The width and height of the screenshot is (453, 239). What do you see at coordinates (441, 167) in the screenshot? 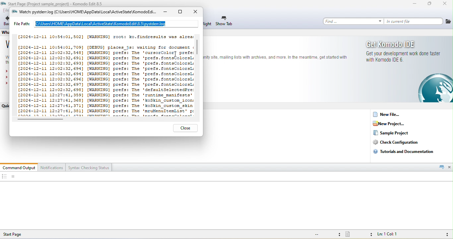
I see `tab` at bounding box center [441, 167].